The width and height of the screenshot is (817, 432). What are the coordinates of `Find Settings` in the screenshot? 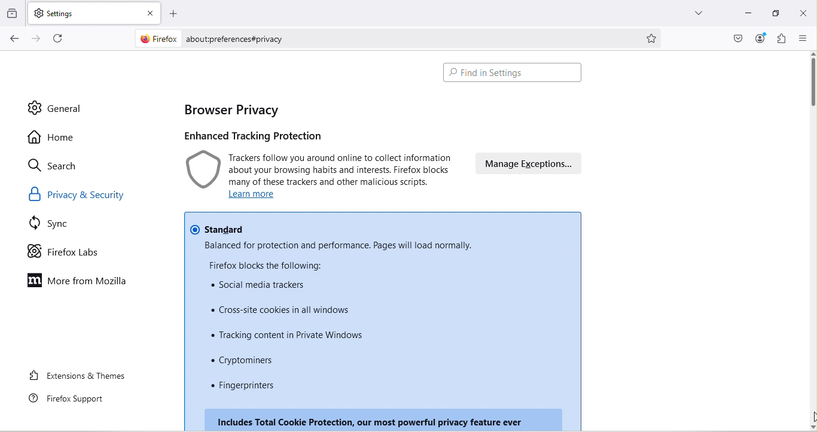 It's located at (515, 74).